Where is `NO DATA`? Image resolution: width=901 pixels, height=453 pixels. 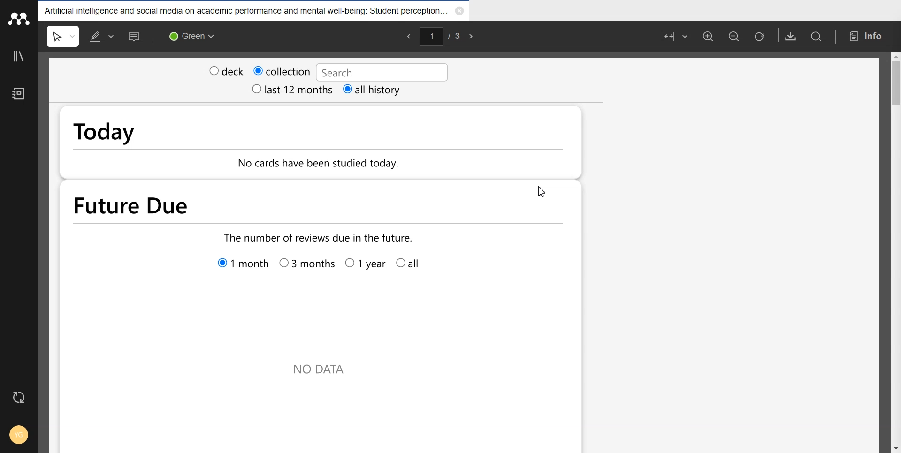
NO DATA is located at coordinates (321, 372).